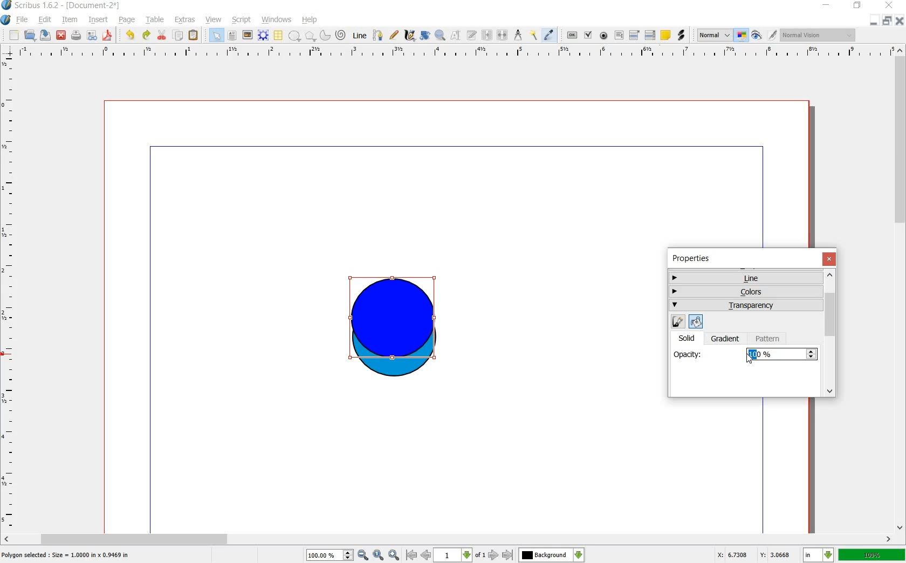 This screenshot has height=563, width=906. I want to click on preview mode, so click(756, 37).